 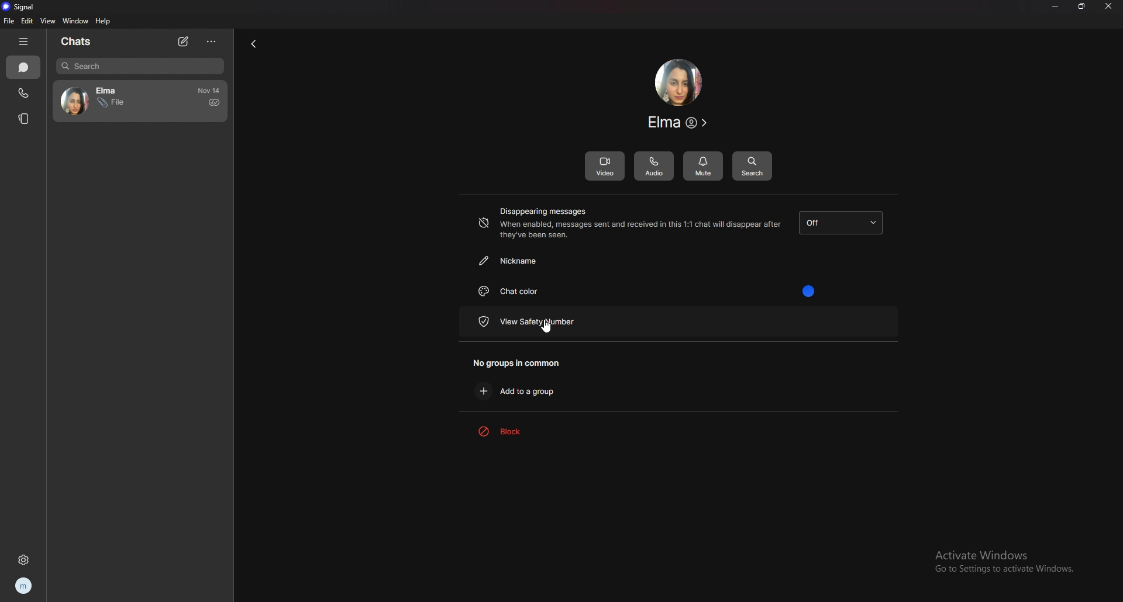 What do you see at coordinates (108, 101) in the screenshot?
I see `chat` at bounding box center [108, 101].